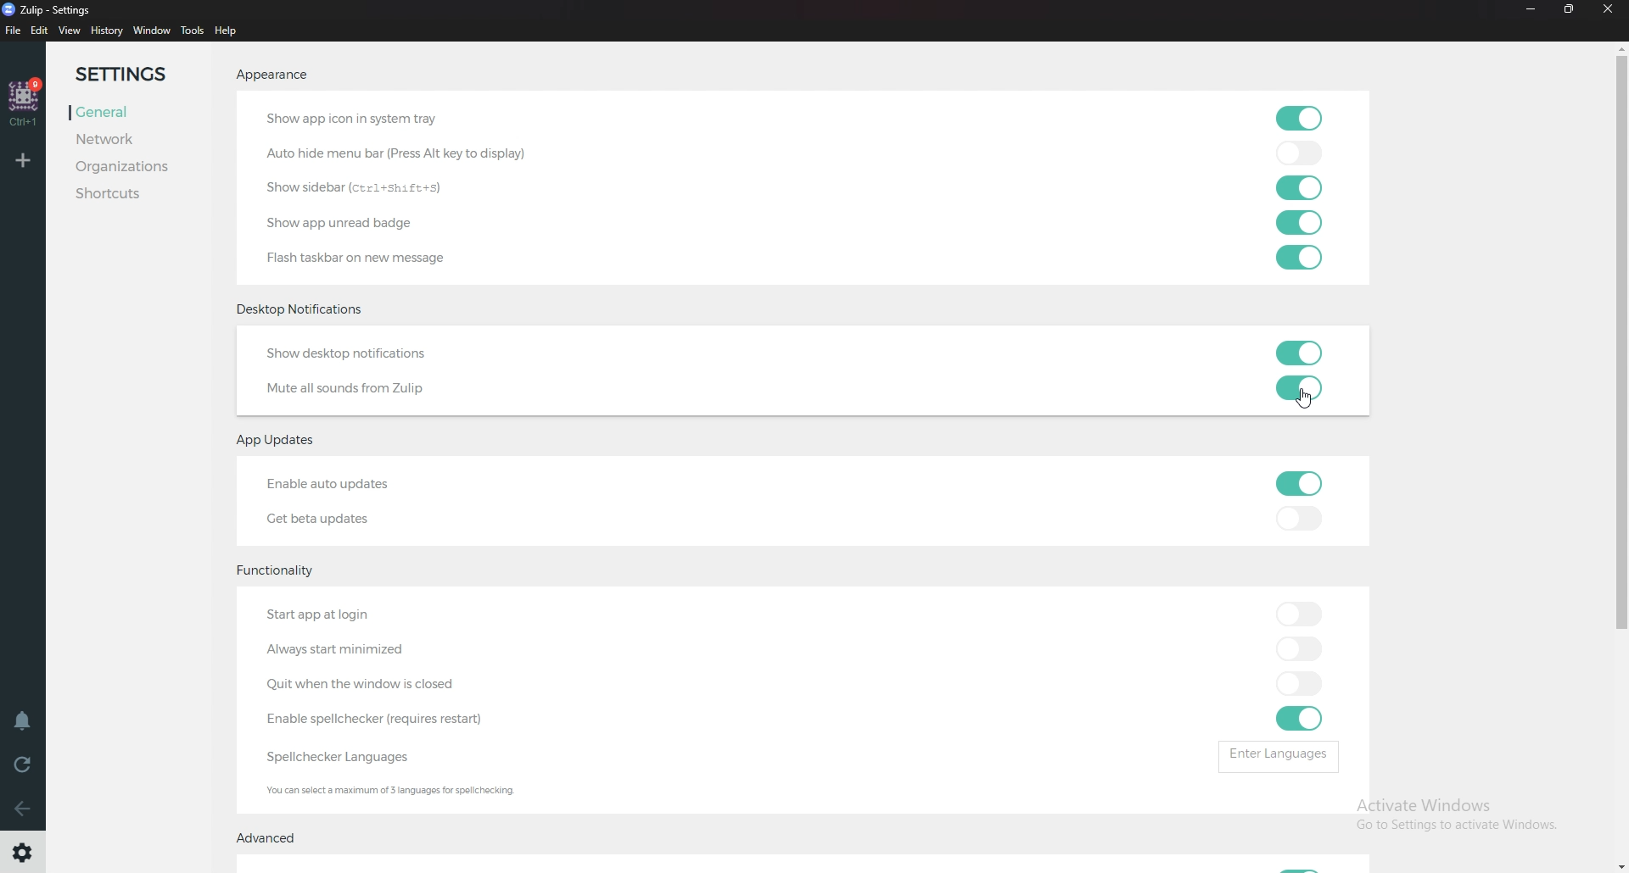 The height and width of the screenshot is (873, 1629). Describe the element at coordinates (106, 30) in the screenshot. I see `History` at that location.